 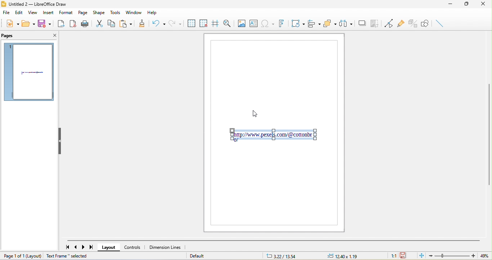 What do you see at coordinates (175, 23) in the screenshot?
I see `redo` at bounding box center [175, 23].